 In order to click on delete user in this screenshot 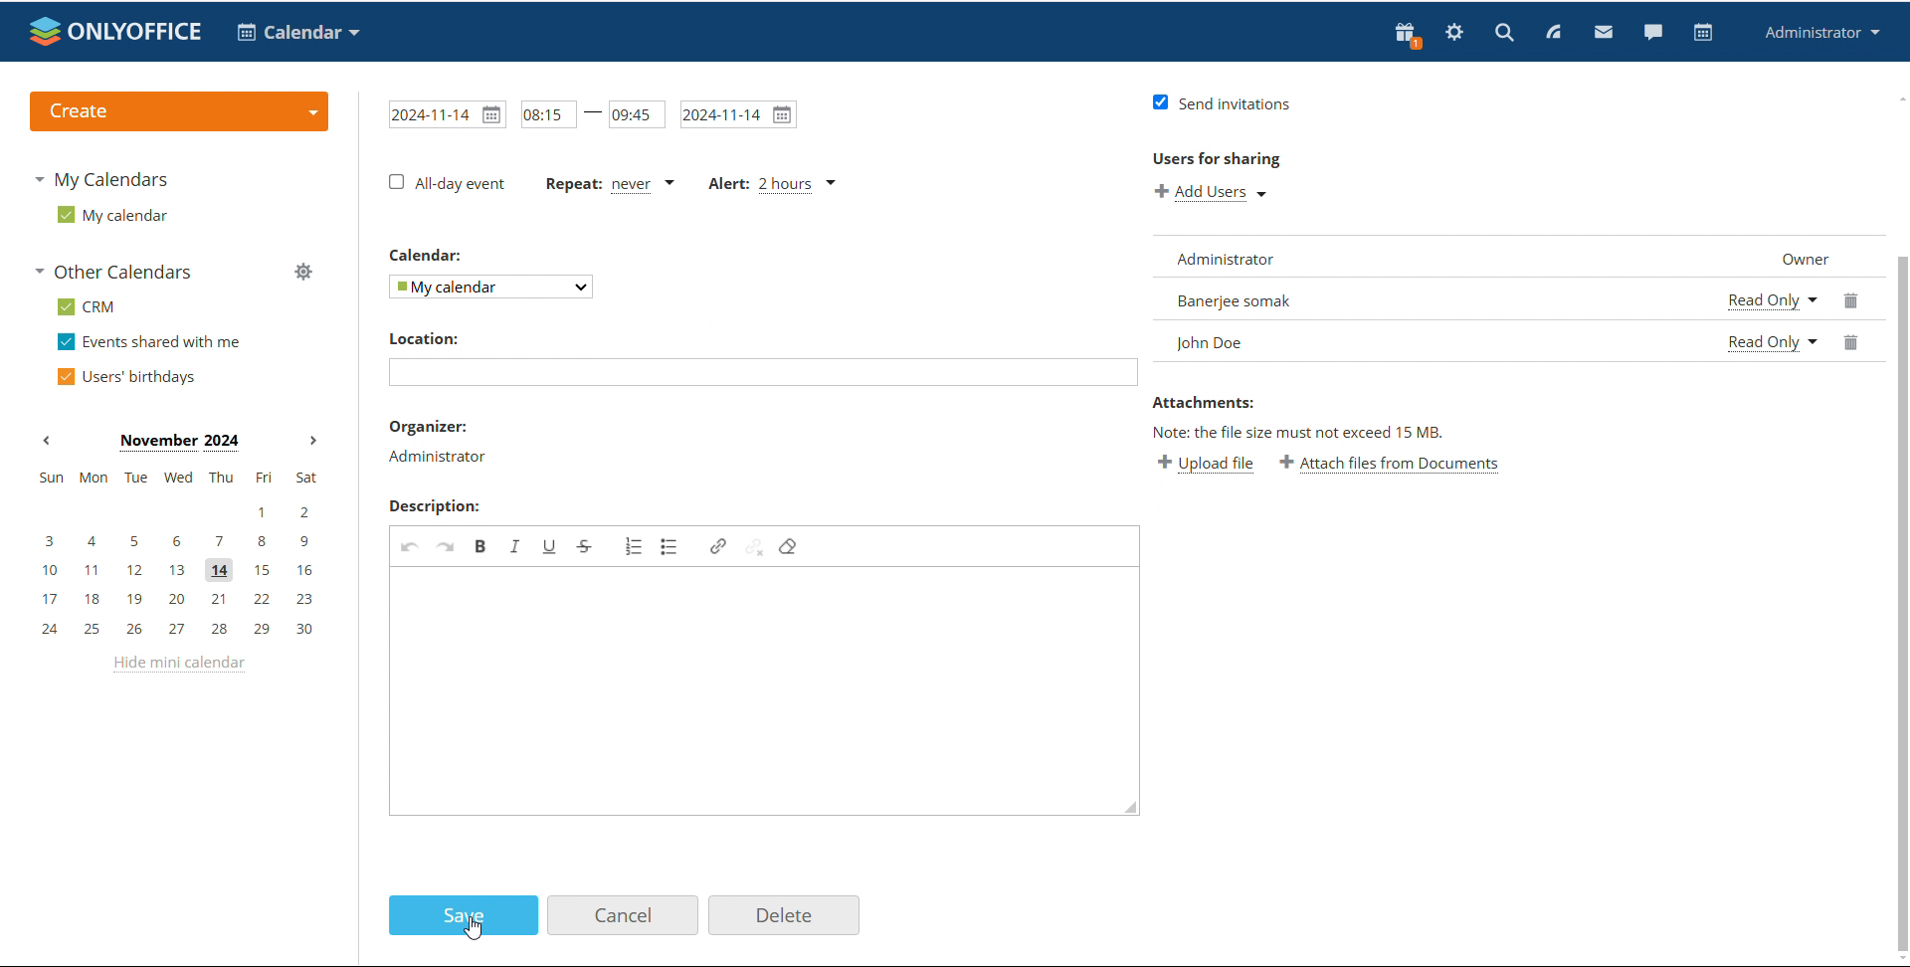, I will do `click(1855, 323)`.